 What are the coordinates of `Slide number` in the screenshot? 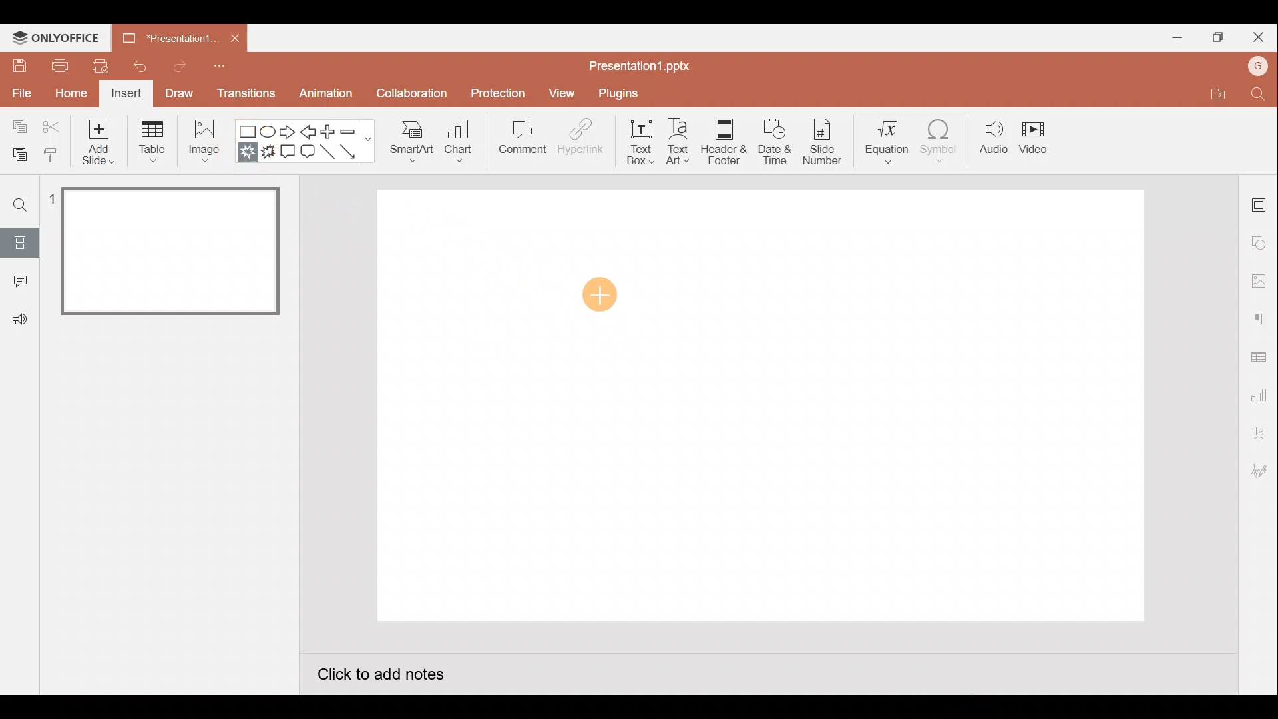 It's located at (822, 142).